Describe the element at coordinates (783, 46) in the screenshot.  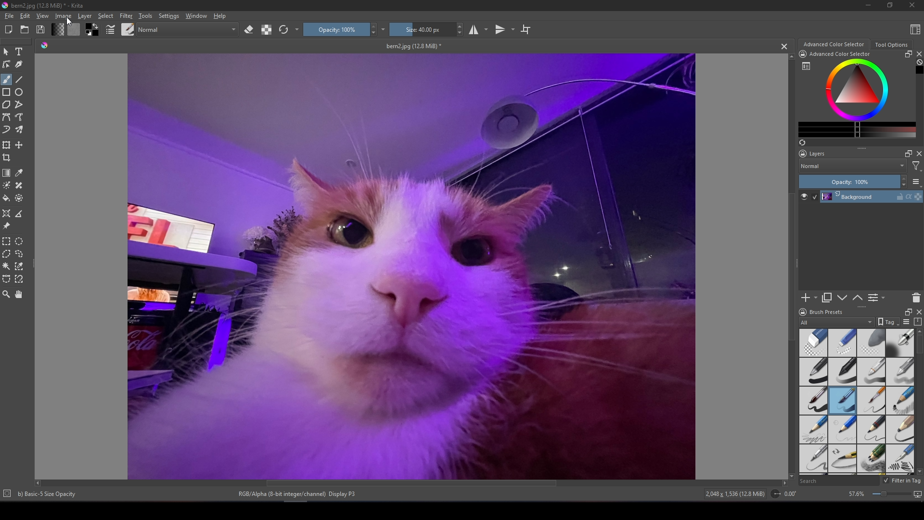
I see `Close tab` at that location.